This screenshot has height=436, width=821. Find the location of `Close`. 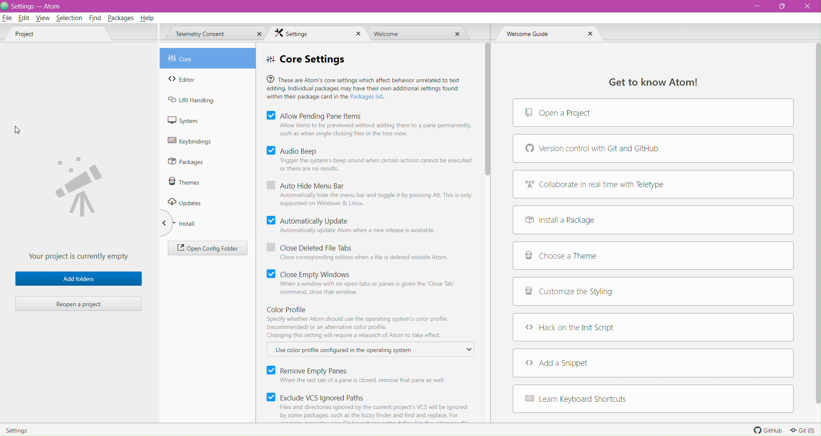

Close is located at coordinates (590, 36).